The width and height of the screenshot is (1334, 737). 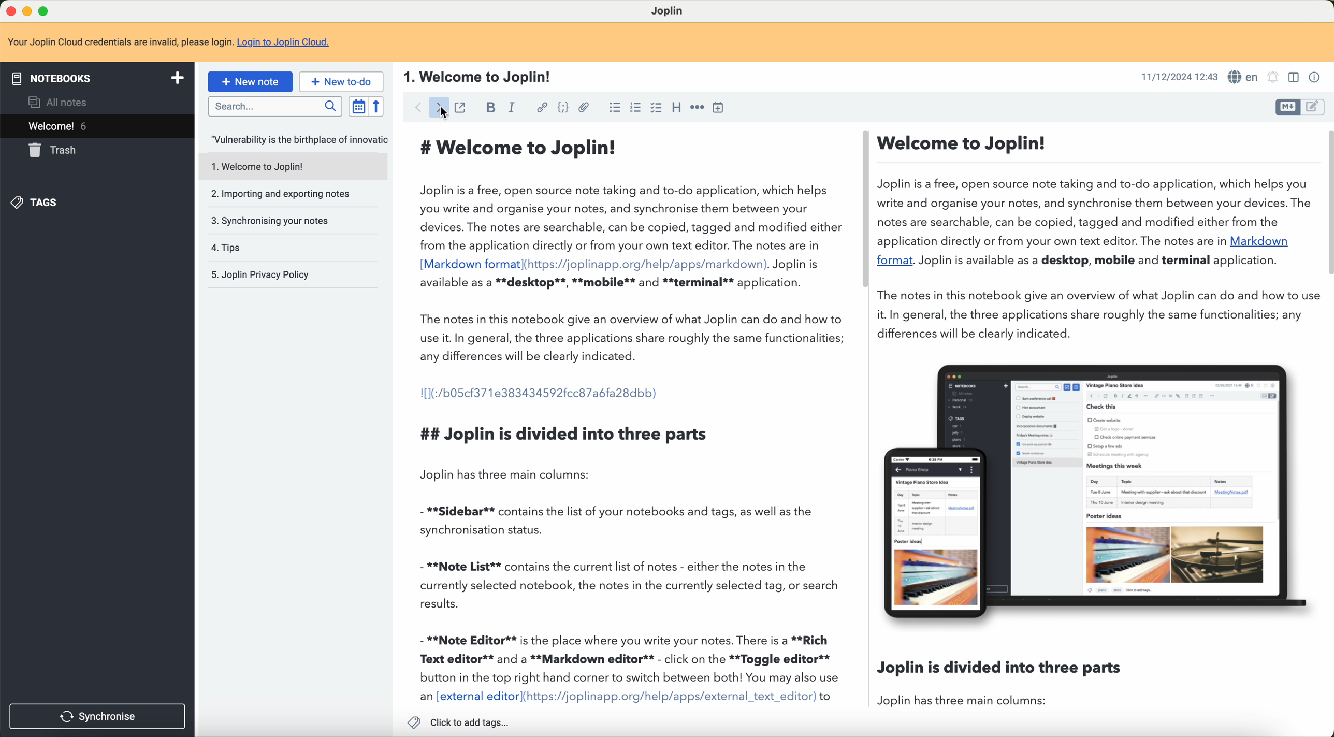 I want to click on toggle editor layout, so click(x=1295, y=76).